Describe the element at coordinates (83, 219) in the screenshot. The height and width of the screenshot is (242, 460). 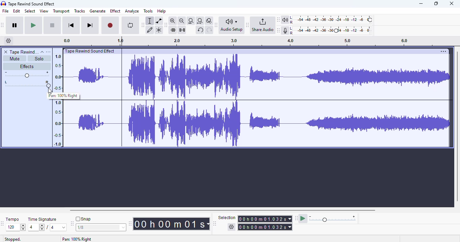
I see `snap` at that location.